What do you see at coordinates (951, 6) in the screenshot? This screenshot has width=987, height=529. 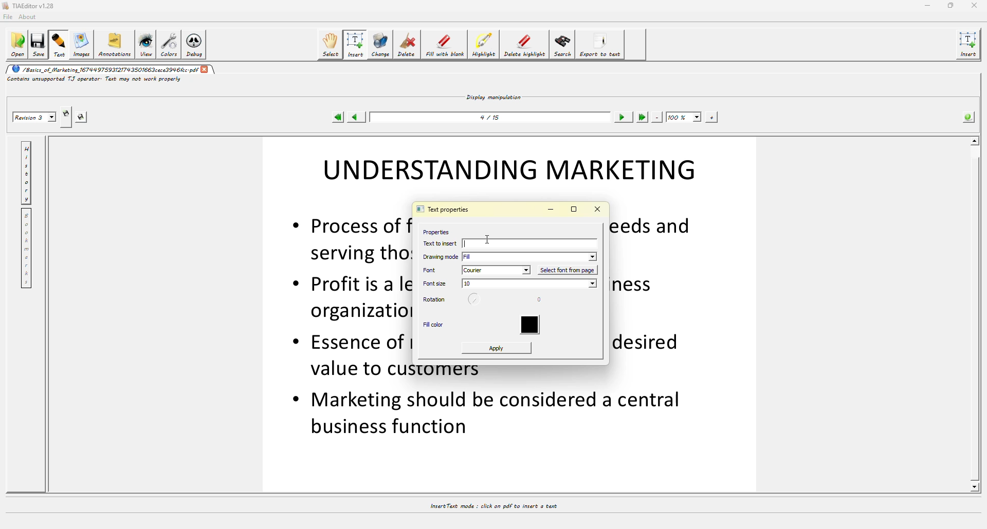 I see `maximize` at bounding box center [951, 6].